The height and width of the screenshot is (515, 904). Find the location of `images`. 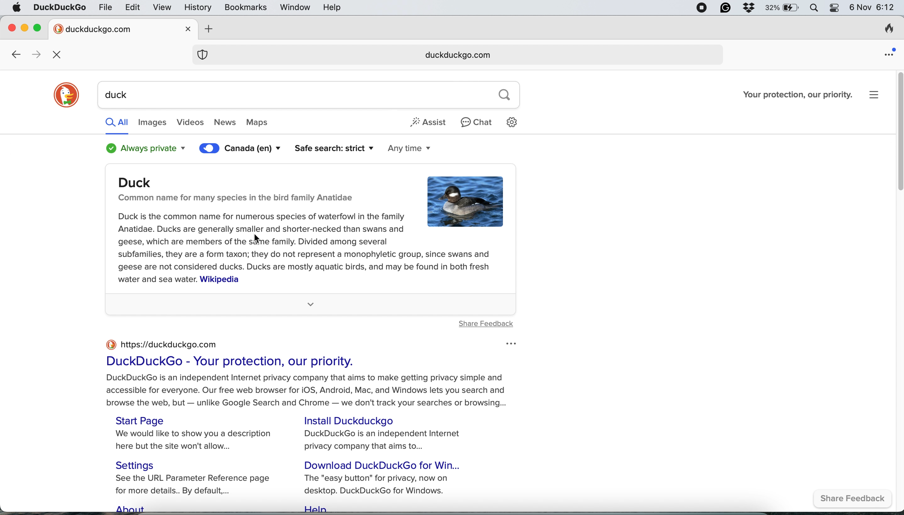

images is located at coordinates (152, 123).